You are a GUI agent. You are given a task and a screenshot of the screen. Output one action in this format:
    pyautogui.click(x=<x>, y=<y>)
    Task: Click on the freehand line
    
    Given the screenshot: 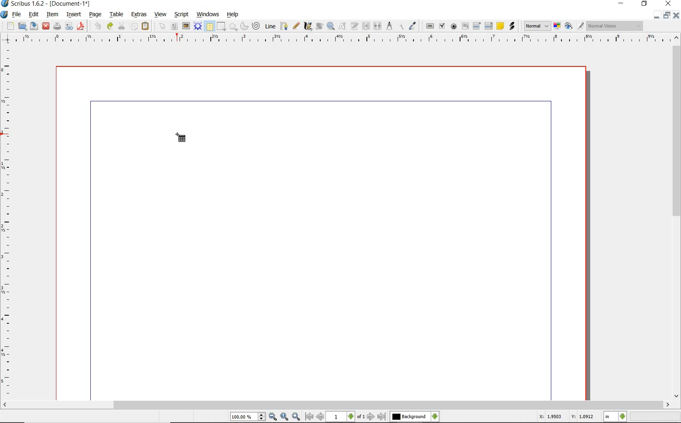 What is the action you would take?
    pyautogui.click(x=297, y=26)
    